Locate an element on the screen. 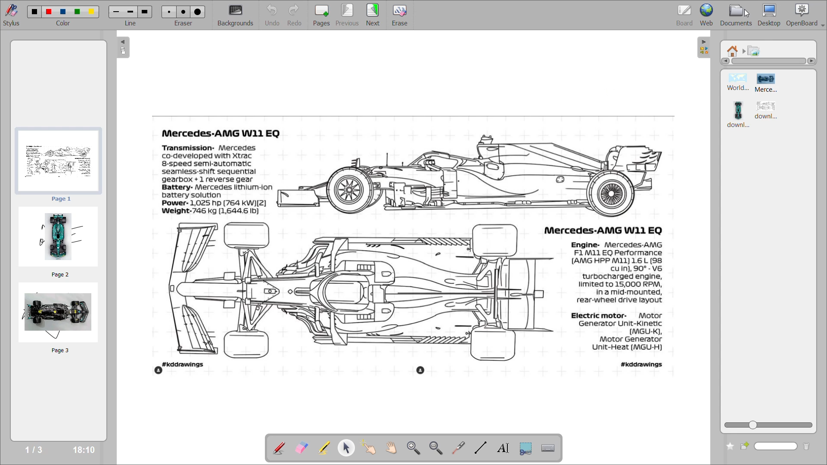 This screenshot has height=465, width=827. name field is located at coordinates (777, 447).